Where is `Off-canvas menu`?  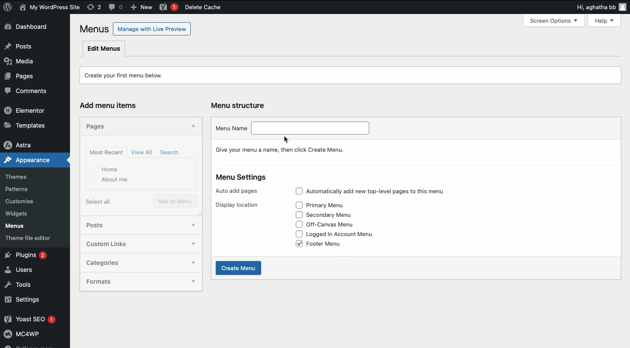 Off-canvas menu is located at coordinates (338, 225).